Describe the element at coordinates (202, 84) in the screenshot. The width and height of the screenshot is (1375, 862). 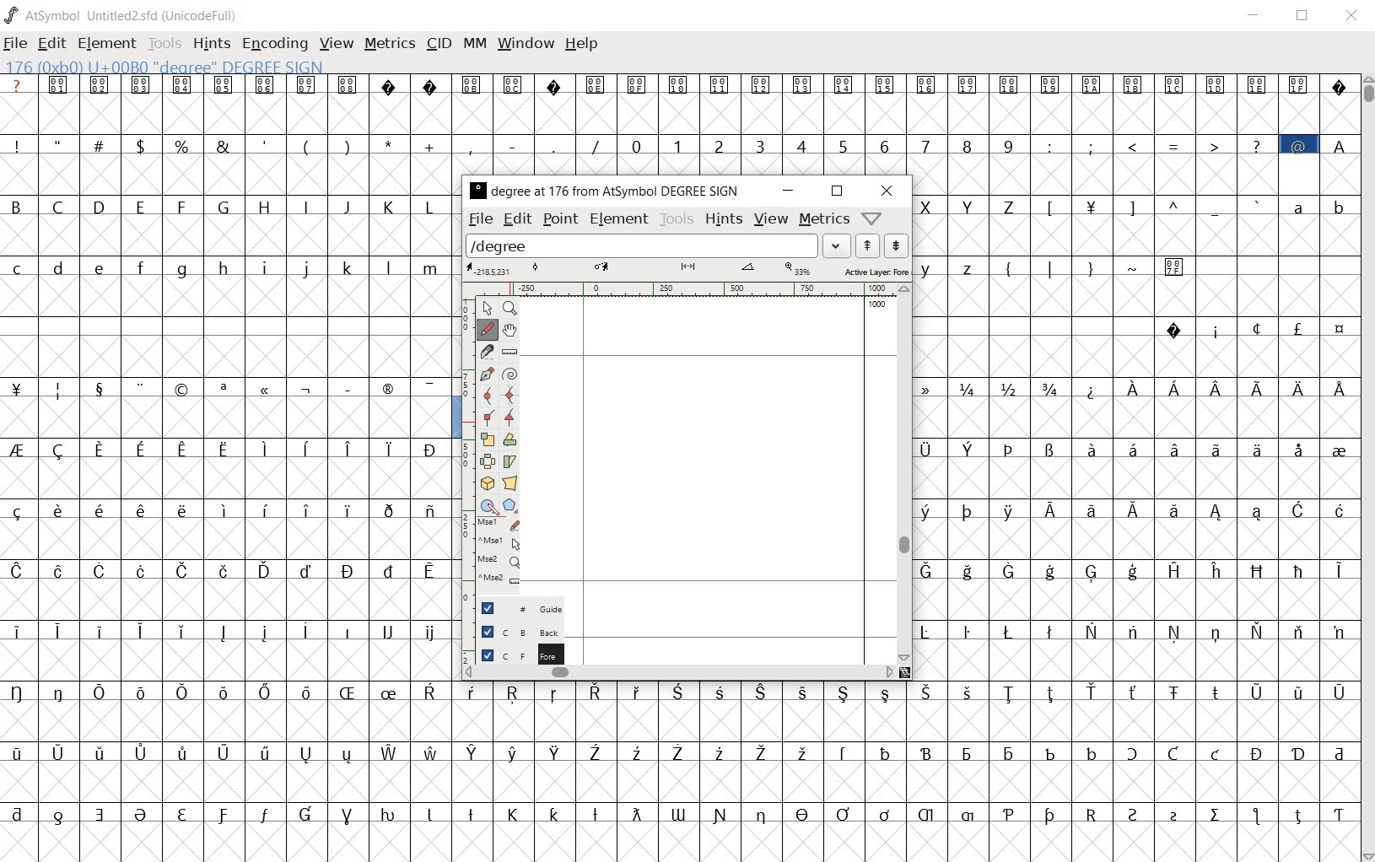
I see `unicode code points` at that location.